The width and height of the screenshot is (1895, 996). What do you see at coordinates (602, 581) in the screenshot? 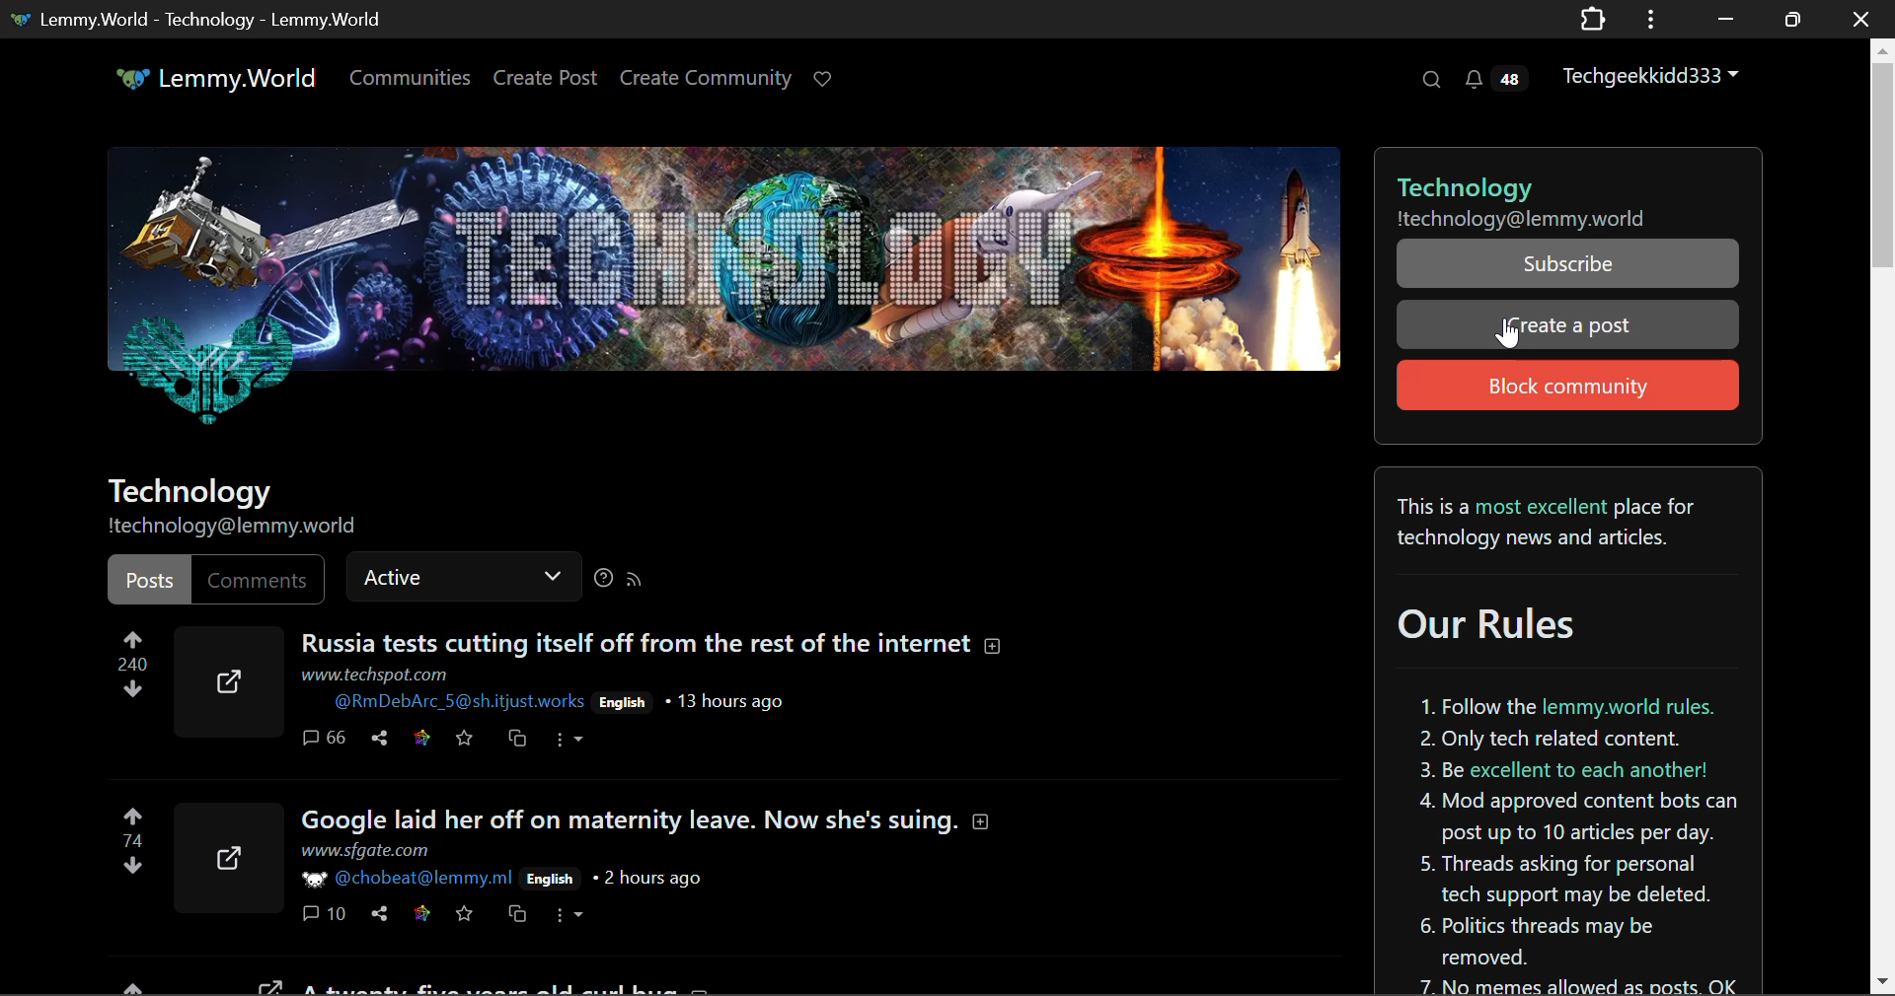
I see `Sorting Help` at bounding box center [602, 581].